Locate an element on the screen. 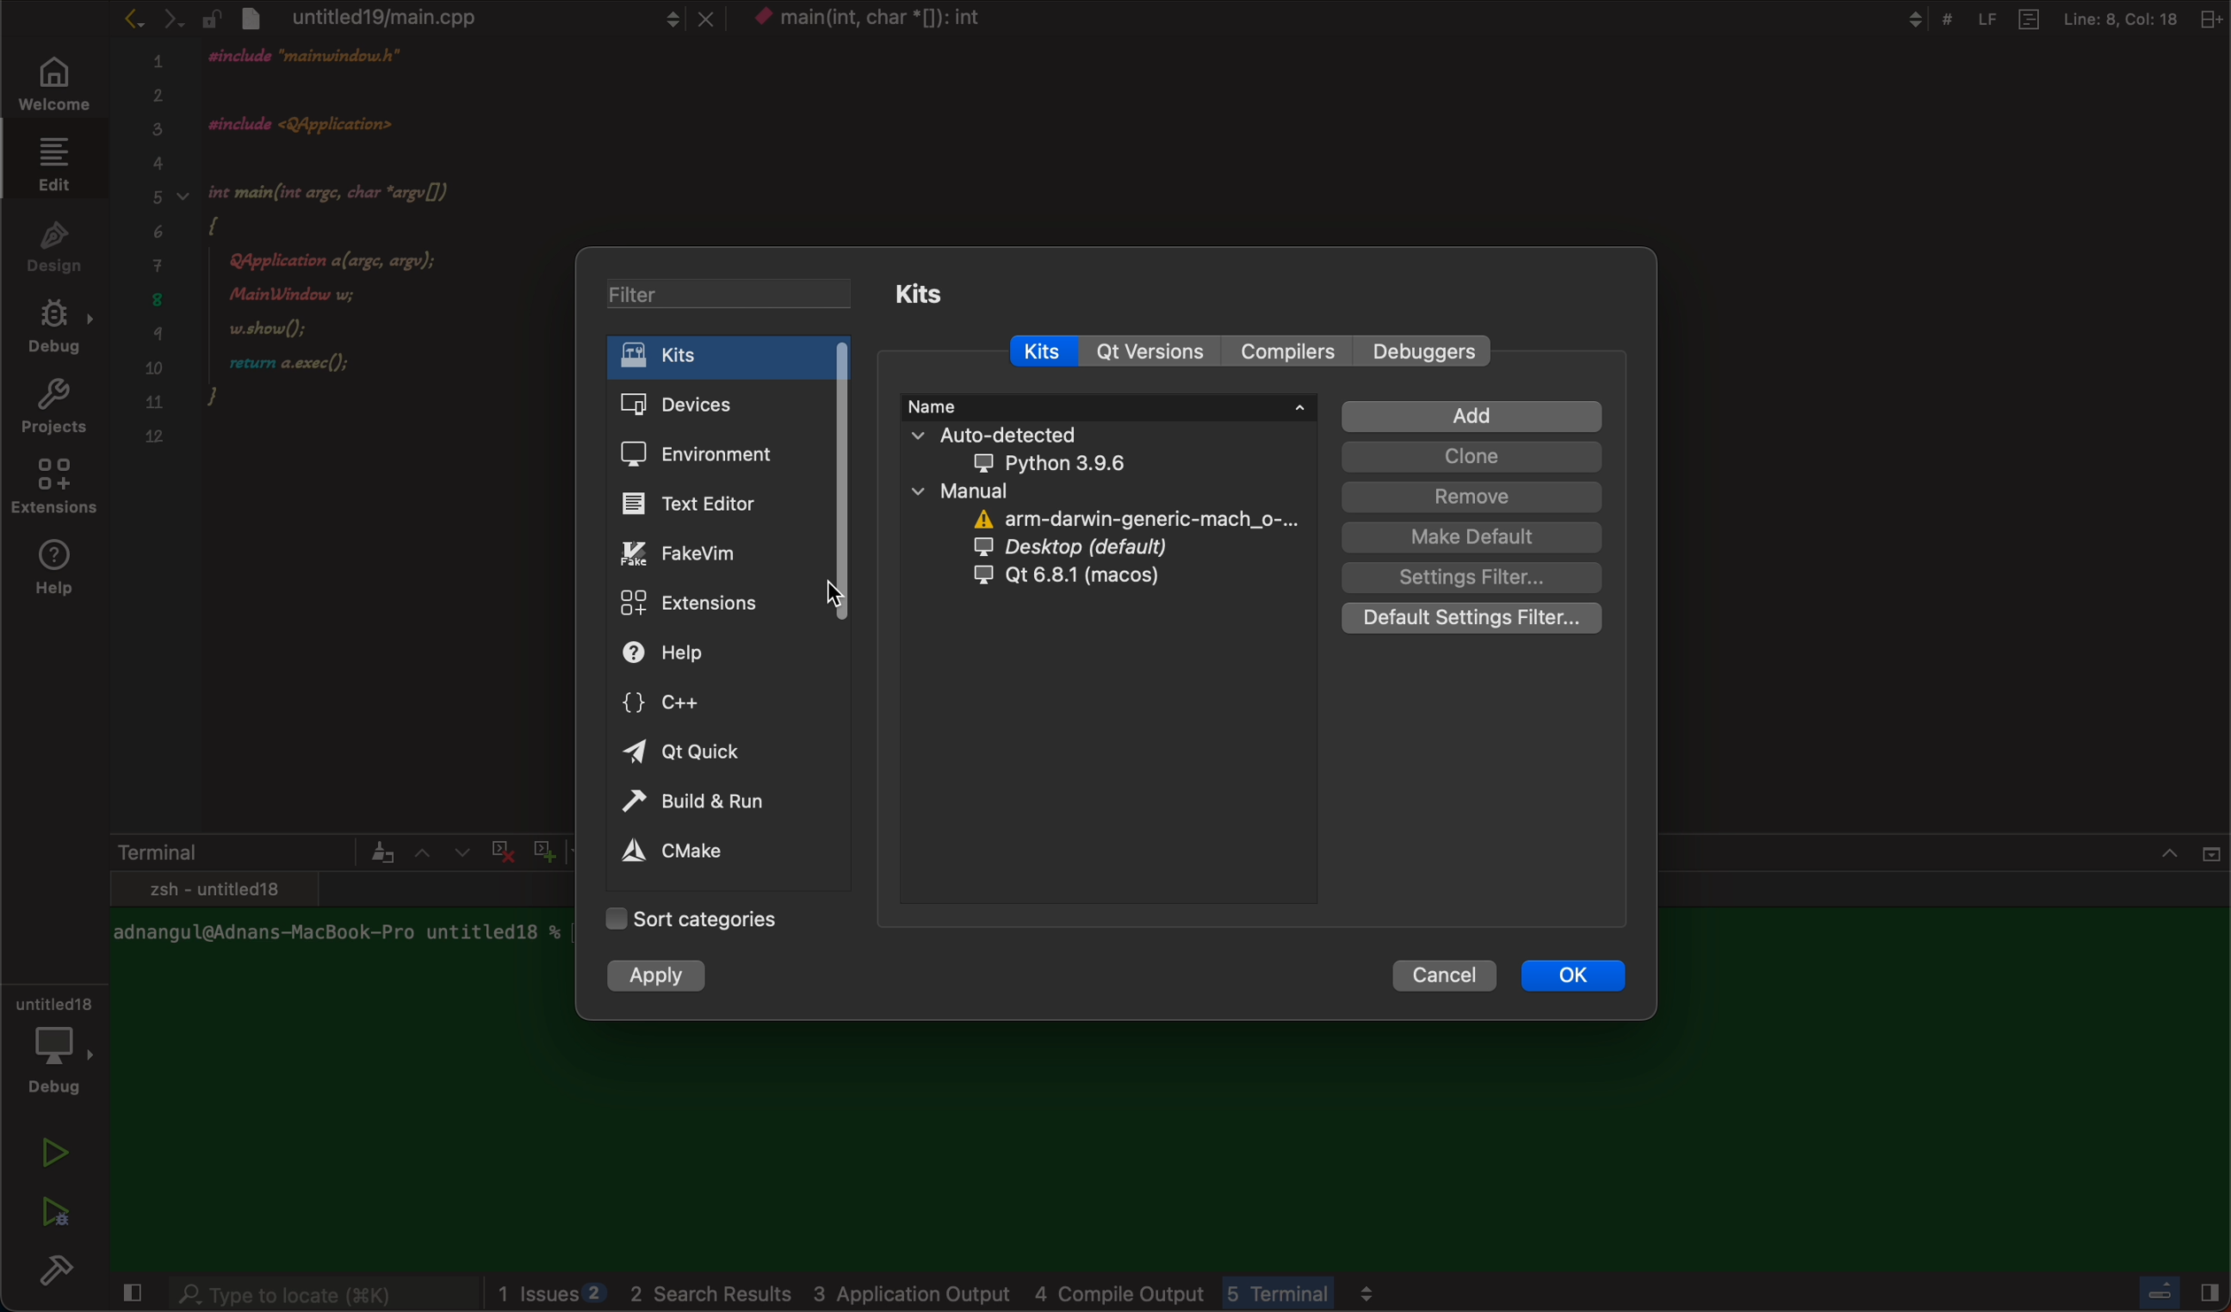 This screenshot has width=2231, height=1312. run is located at coordinates (57, 1153).